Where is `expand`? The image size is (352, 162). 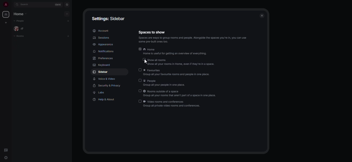
expand is located at coordinates (12, 6).